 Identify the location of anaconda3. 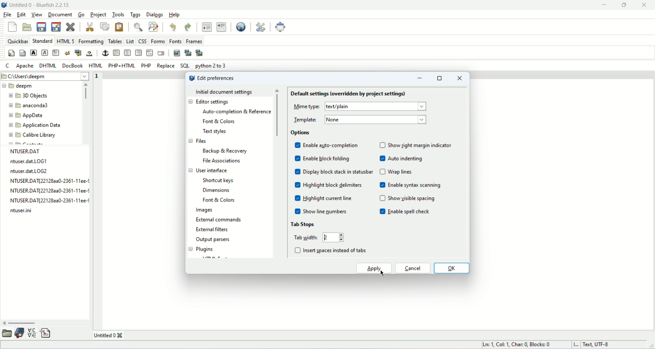
(39, 106).